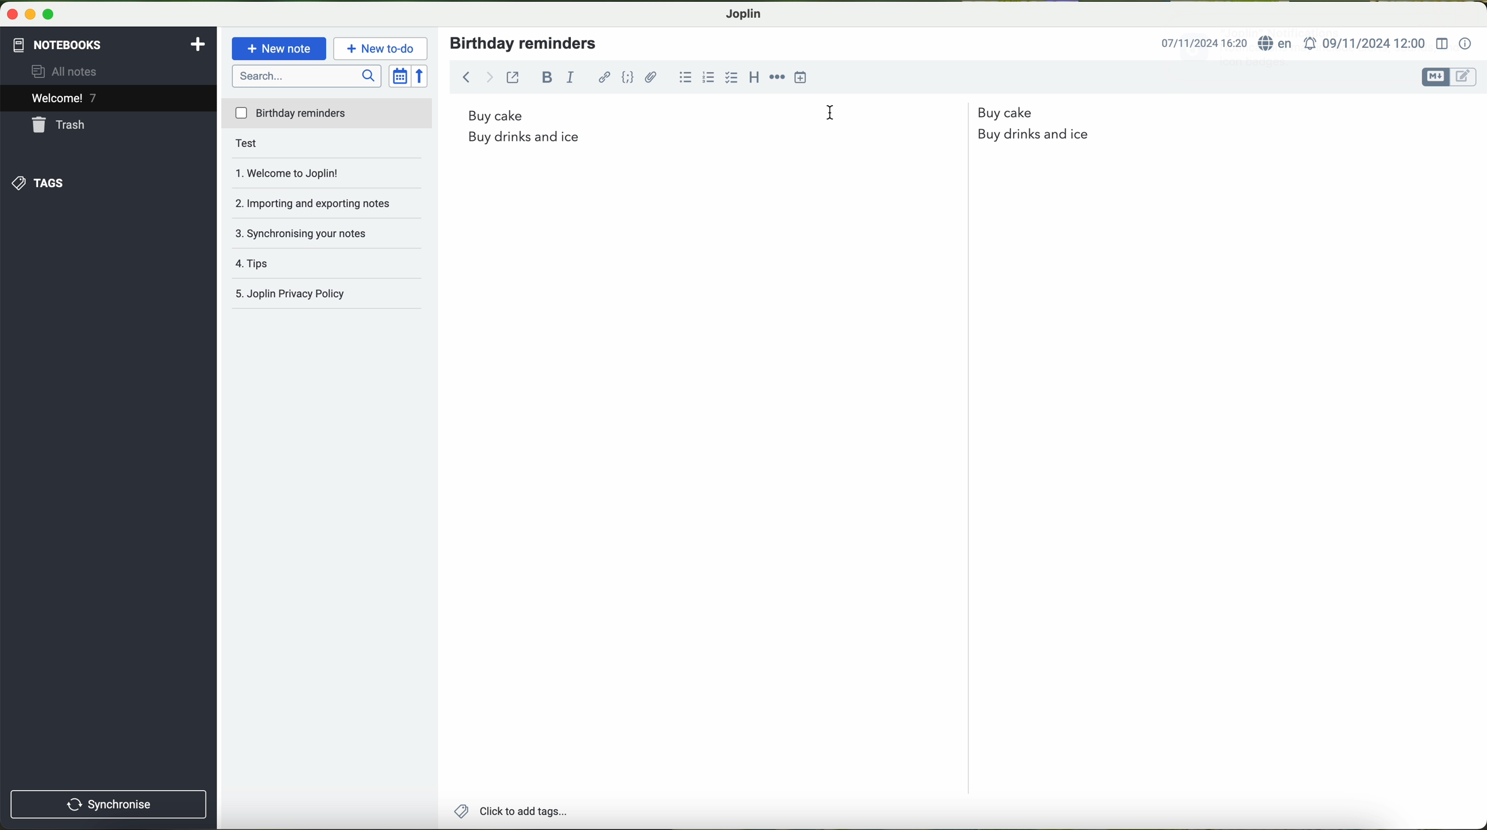  I want to click on all notes, so click(76, 72).